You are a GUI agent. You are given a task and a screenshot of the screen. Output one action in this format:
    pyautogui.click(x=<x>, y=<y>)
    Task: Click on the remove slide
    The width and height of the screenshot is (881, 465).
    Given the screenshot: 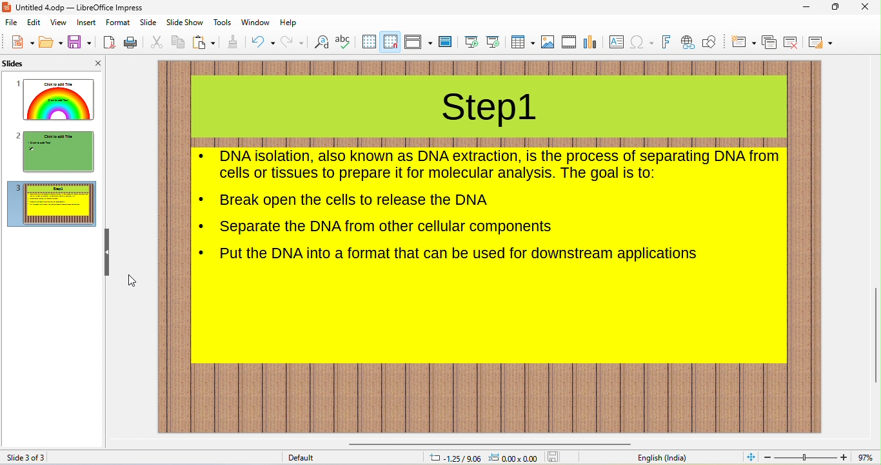 What is the action you would take?
    pyautogui.click(x=792, y=43)
    